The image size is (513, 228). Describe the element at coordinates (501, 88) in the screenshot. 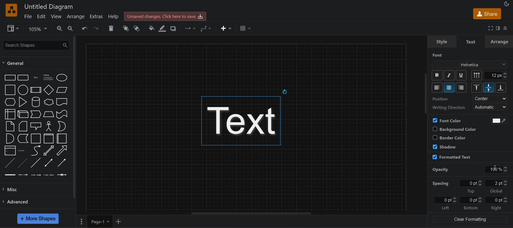

I see `bottom` at that location.